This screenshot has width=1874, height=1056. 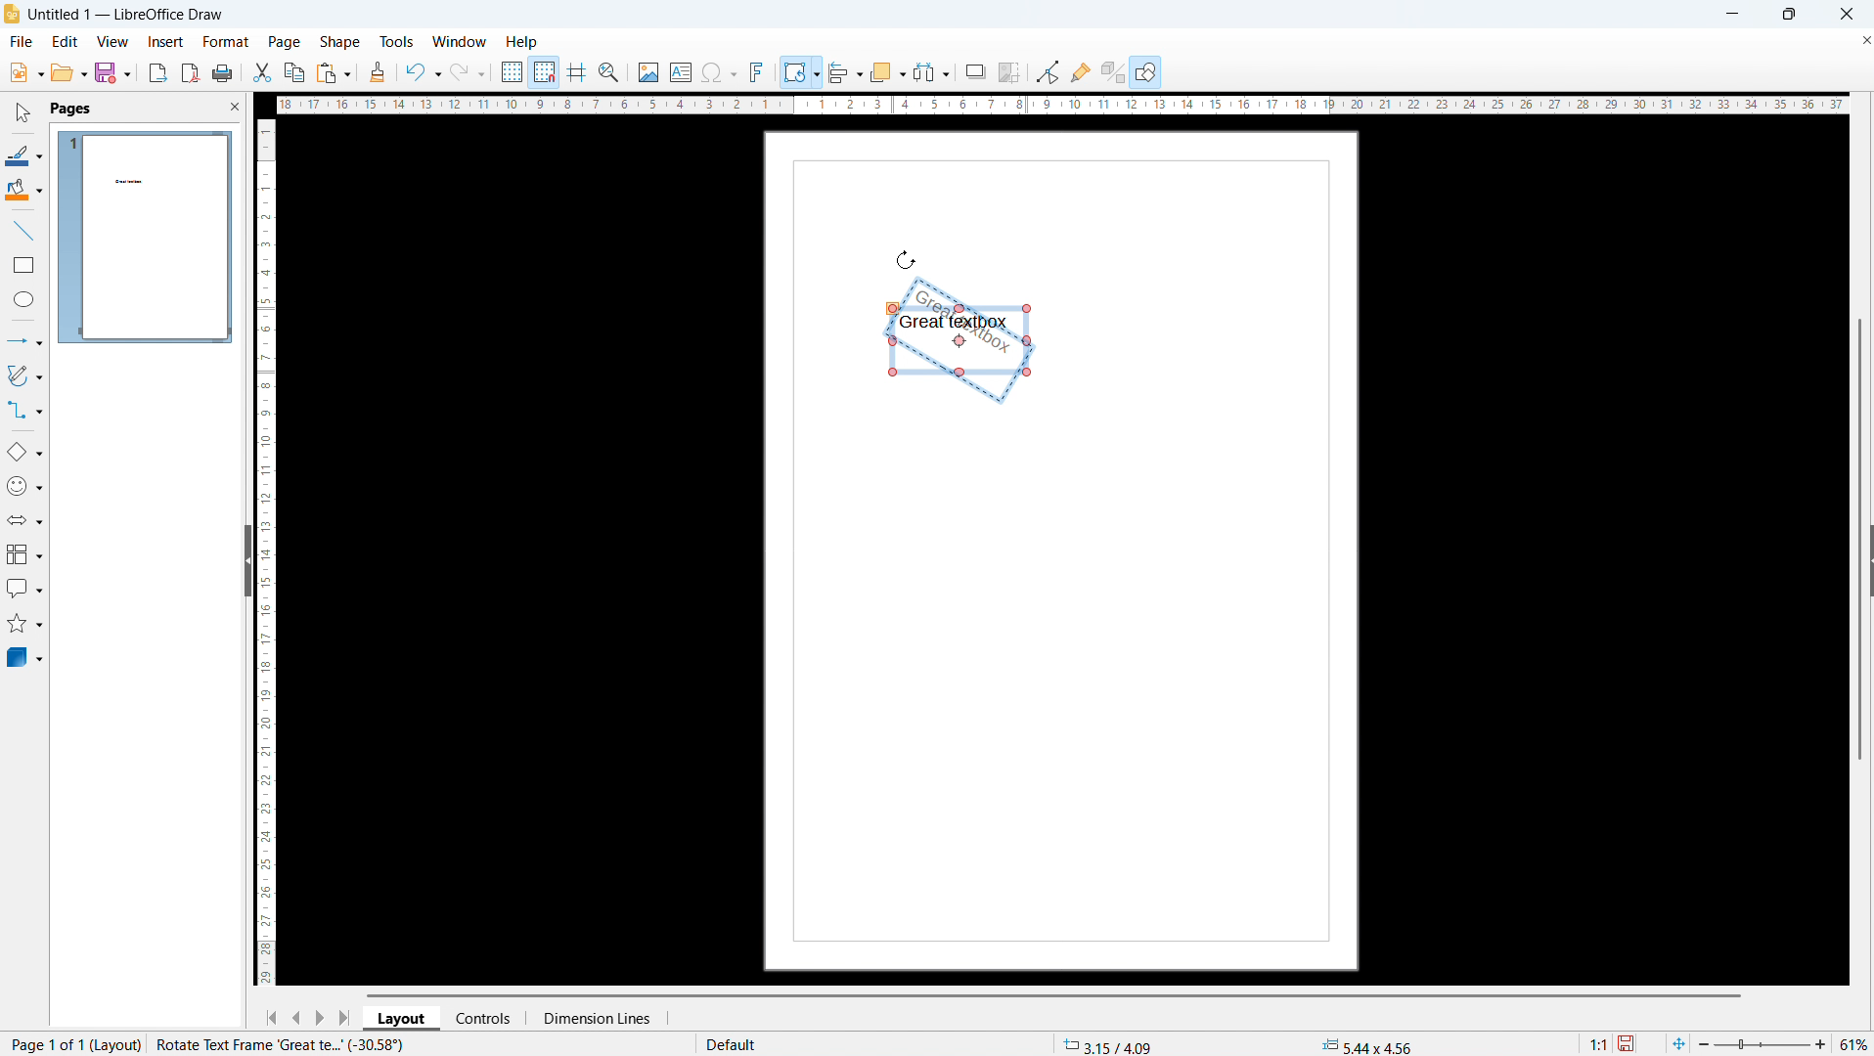 What do you see at coordinates (1145, 73) in the screenshot?
I see `show draw functions` at bounding box center [1145, 73].